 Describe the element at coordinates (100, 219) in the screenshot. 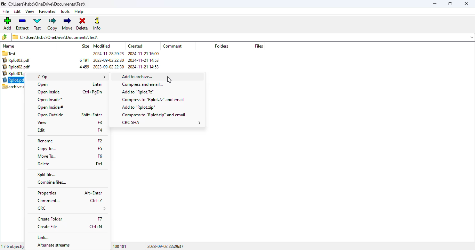

I see `shortcut for create folder` at that location.